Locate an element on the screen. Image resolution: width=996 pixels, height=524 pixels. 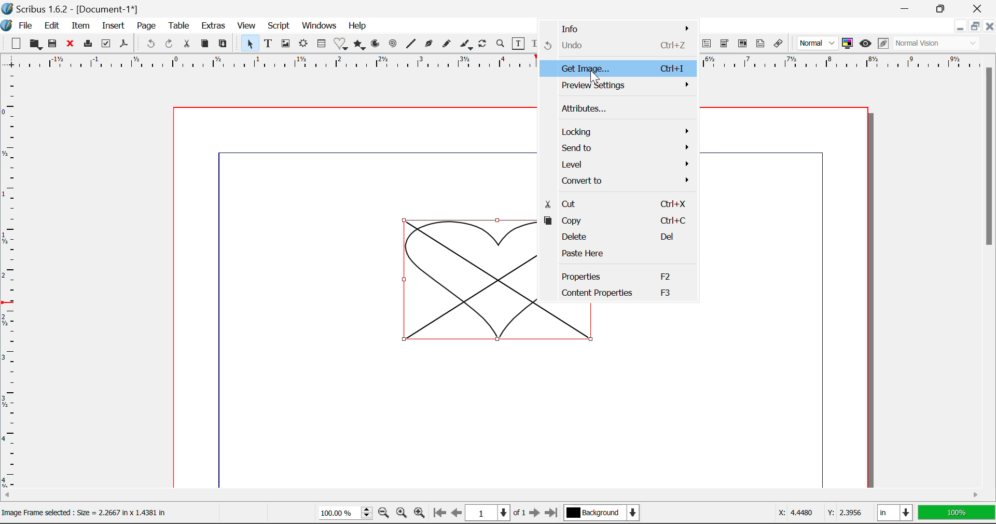
Send to is located at coordinates (620, 147).